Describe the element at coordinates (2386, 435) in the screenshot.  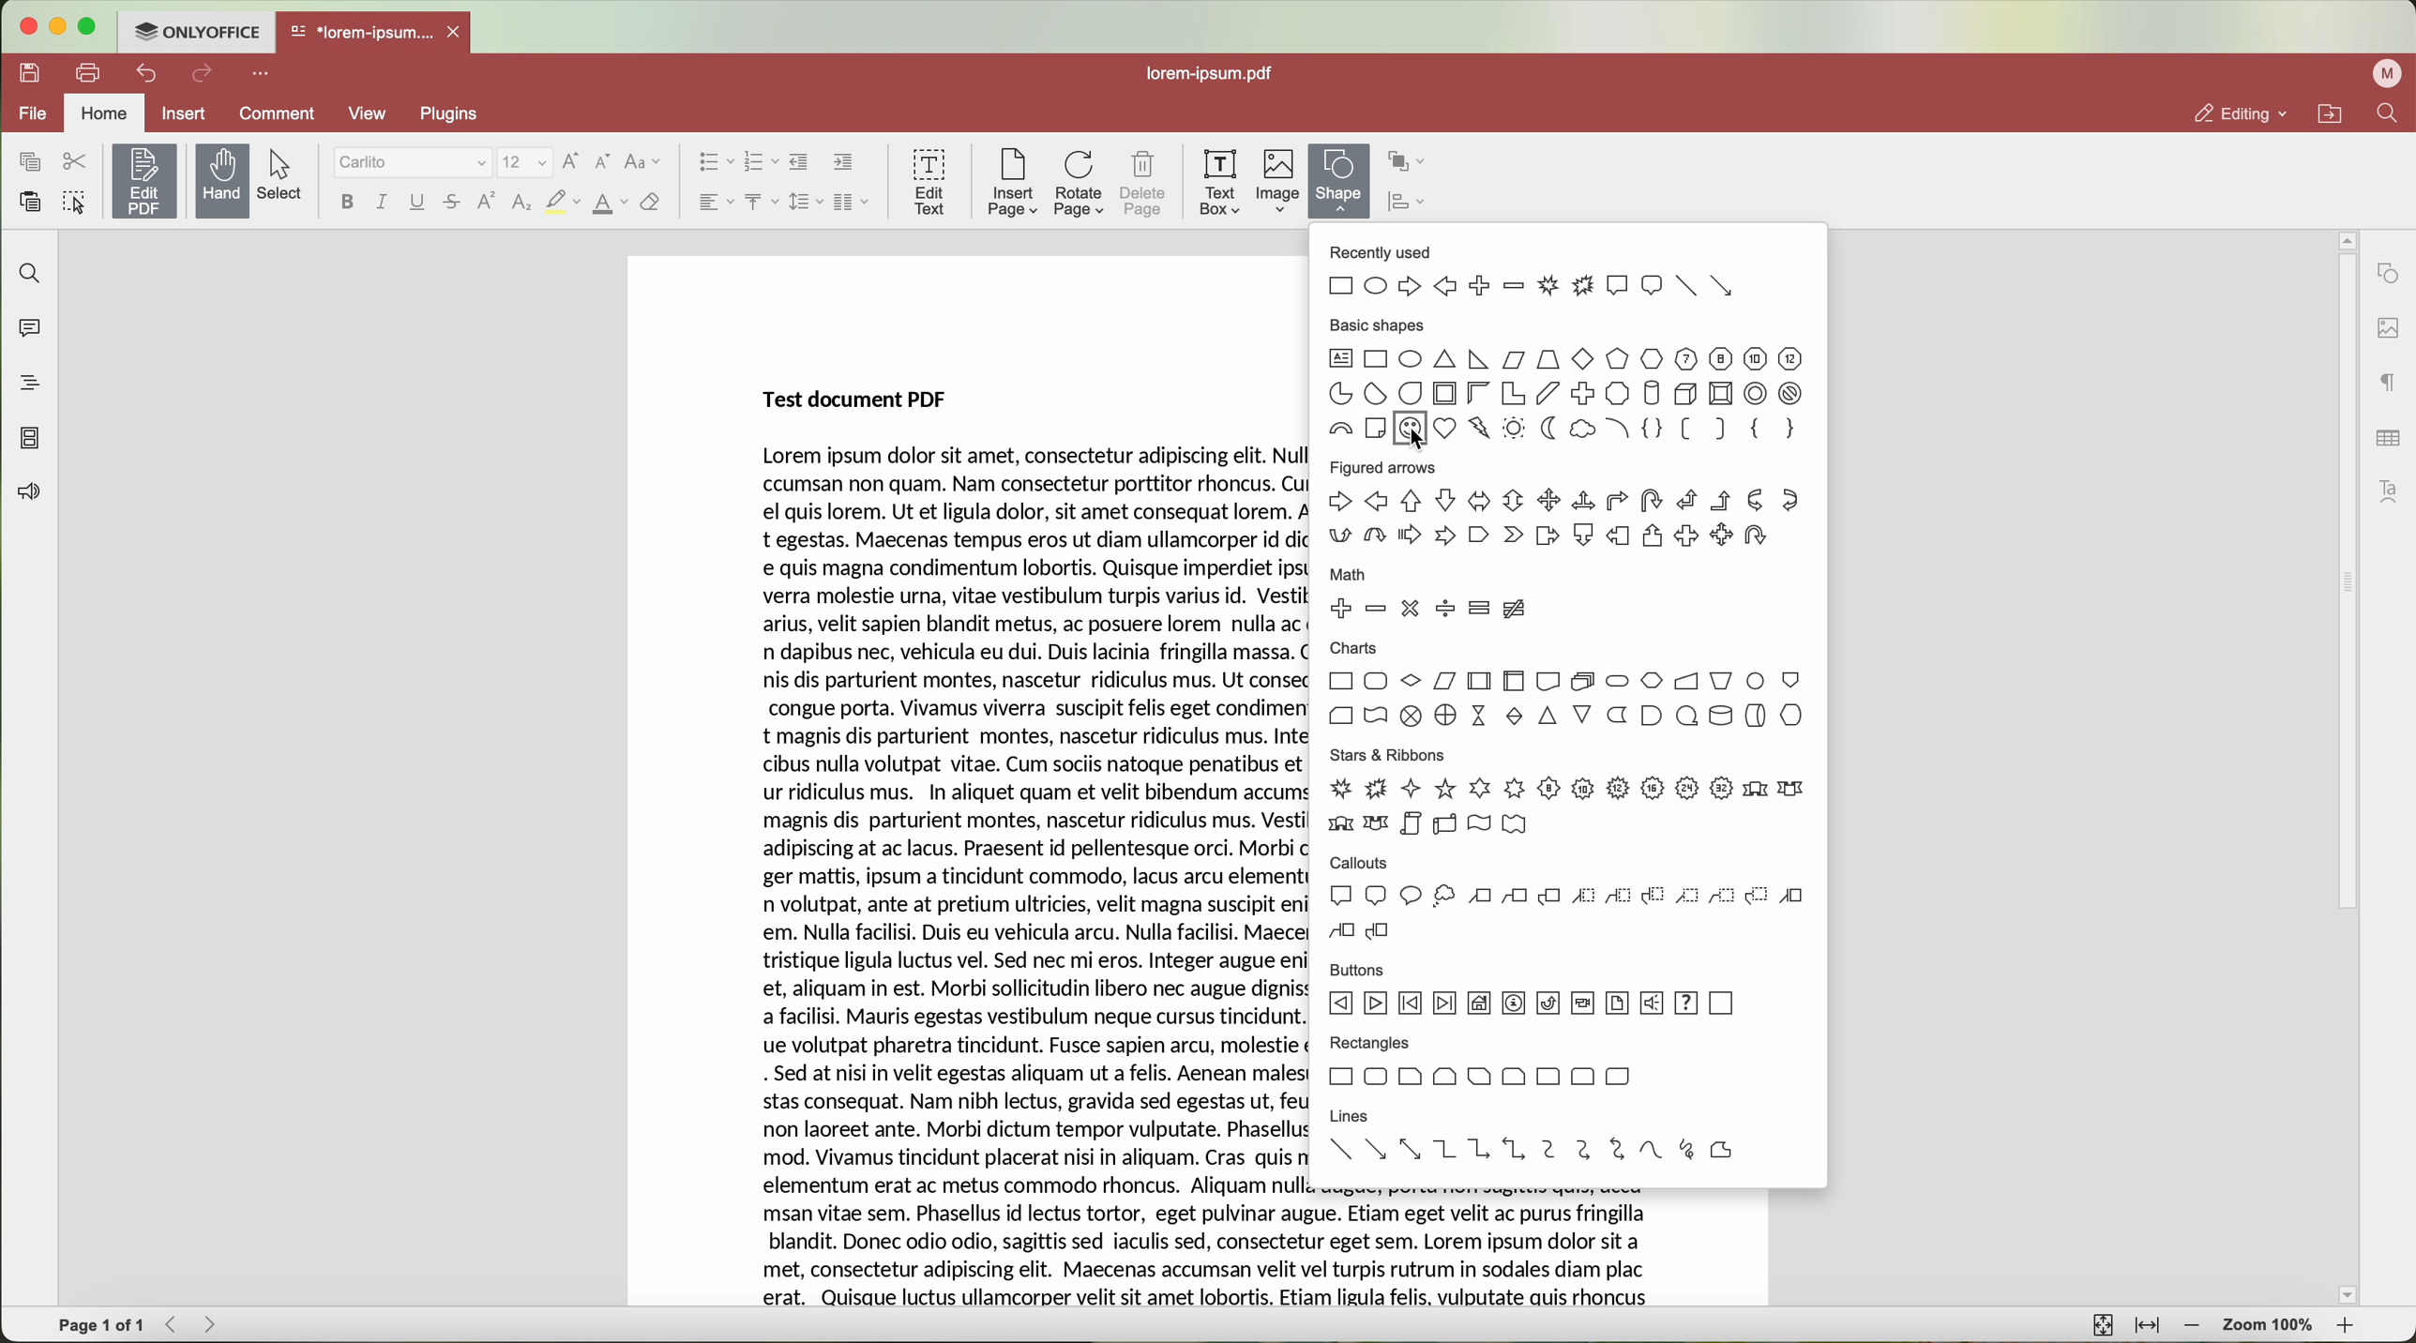
I see `table settings` at that location.